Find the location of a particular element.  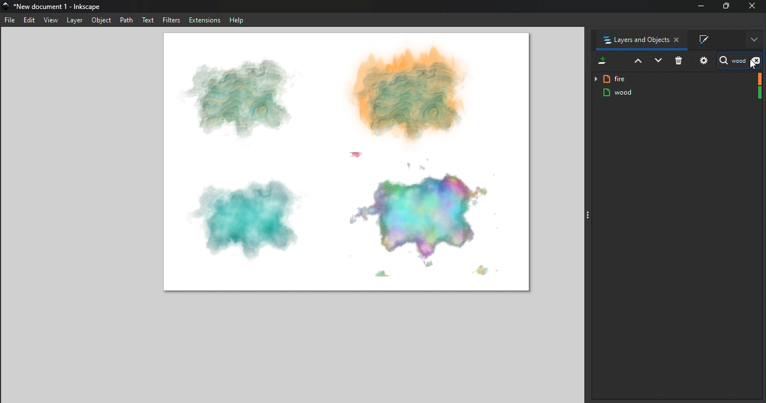

Help is located at coordinates (237, 20).